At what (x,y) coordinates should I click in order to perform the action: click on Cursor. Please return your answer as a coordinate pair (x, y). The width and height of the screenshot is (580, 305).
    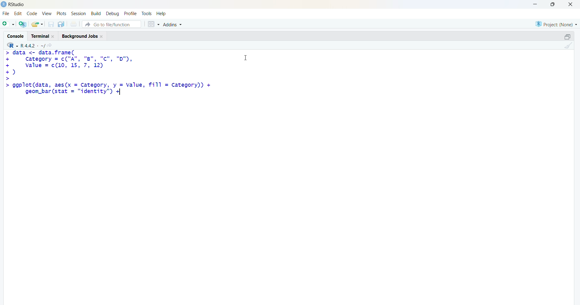
    Looking at the image, I should click on (246, 57).